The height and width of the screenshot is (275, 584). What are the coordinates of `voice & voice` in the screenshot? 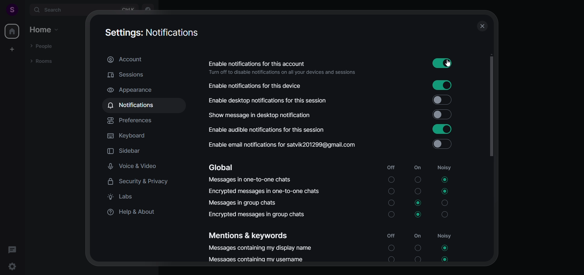 It's located at (141, 167).